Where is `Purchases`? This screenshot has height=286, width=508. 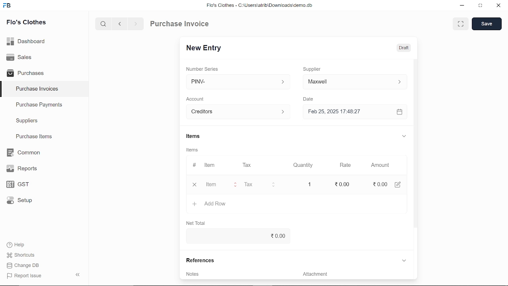
Purchases is located at coordinates (25, 72).